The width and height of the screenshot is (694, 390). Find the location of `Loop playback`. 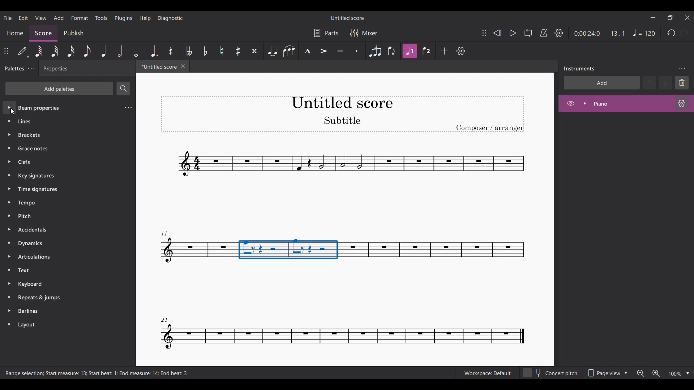

Loop playback is located at coordinates (528, 33).